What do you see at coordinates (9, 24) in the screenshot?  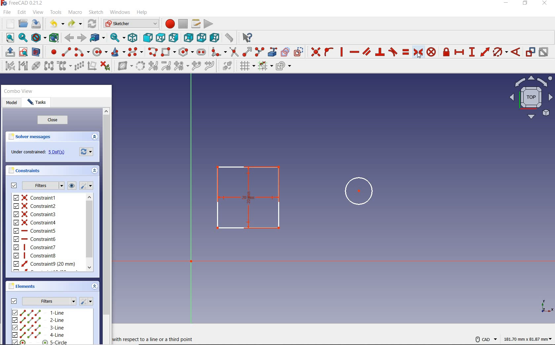 I see `new` at bounding box center [9, 24].